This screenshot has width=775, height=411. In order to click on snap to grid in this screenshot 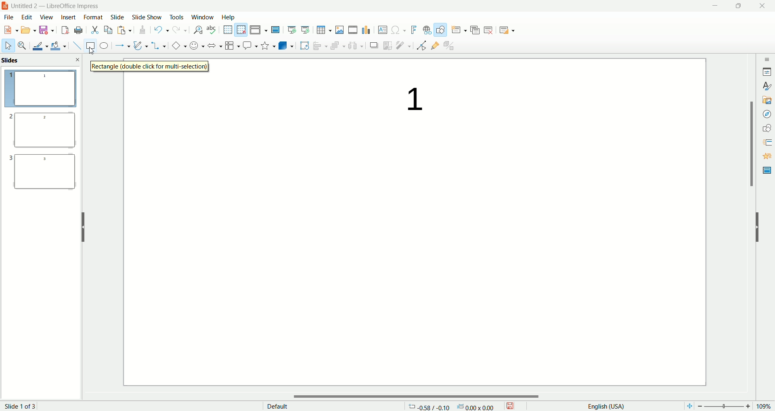, I will do `click(242, 30)`.